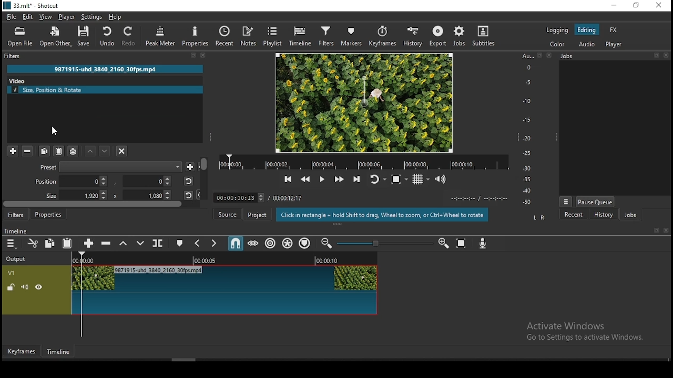 This screenshot has height=378, width=673. What do you see at coordinates (19, 39) in the screenshot?
I see `open file` at bounding box center [19, 39].